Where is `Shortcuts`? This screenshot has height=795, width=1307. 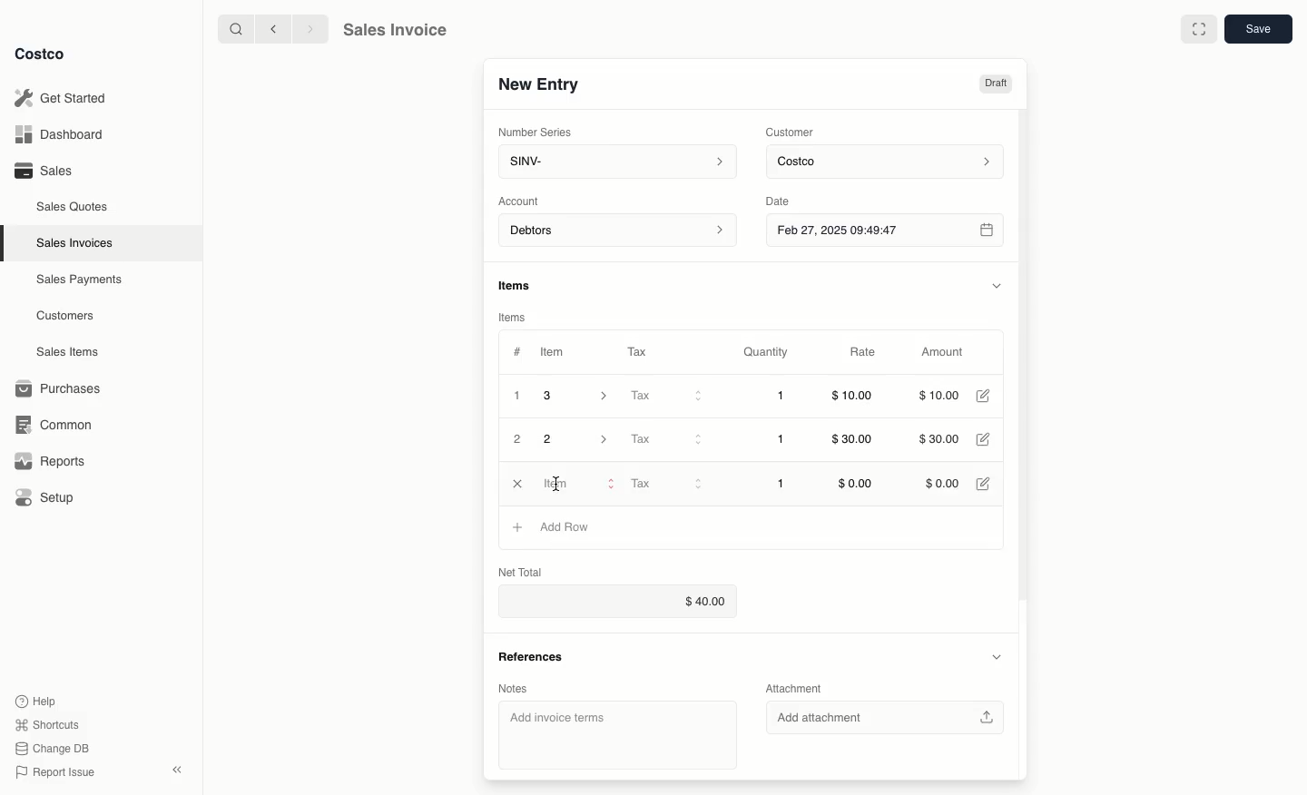 Shortcuts is located at coordinates (46, 723).